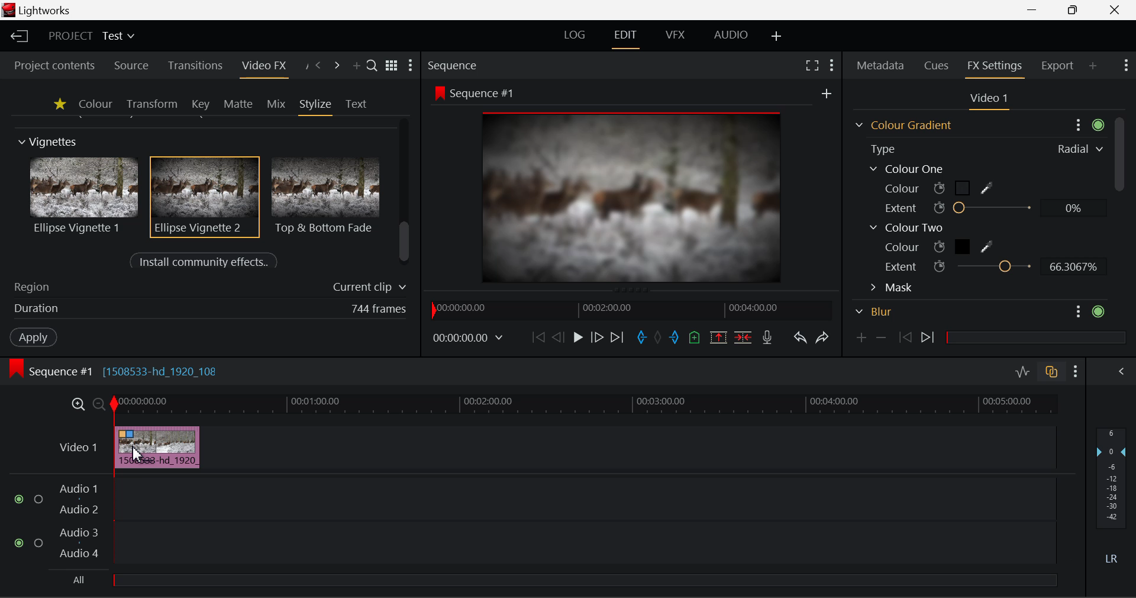 This screenshot has height=598, width=1136. What do you see at coordinates (909, 227) in the screenshot?
I see `v Colour Two` at bounding box center [909, 227].